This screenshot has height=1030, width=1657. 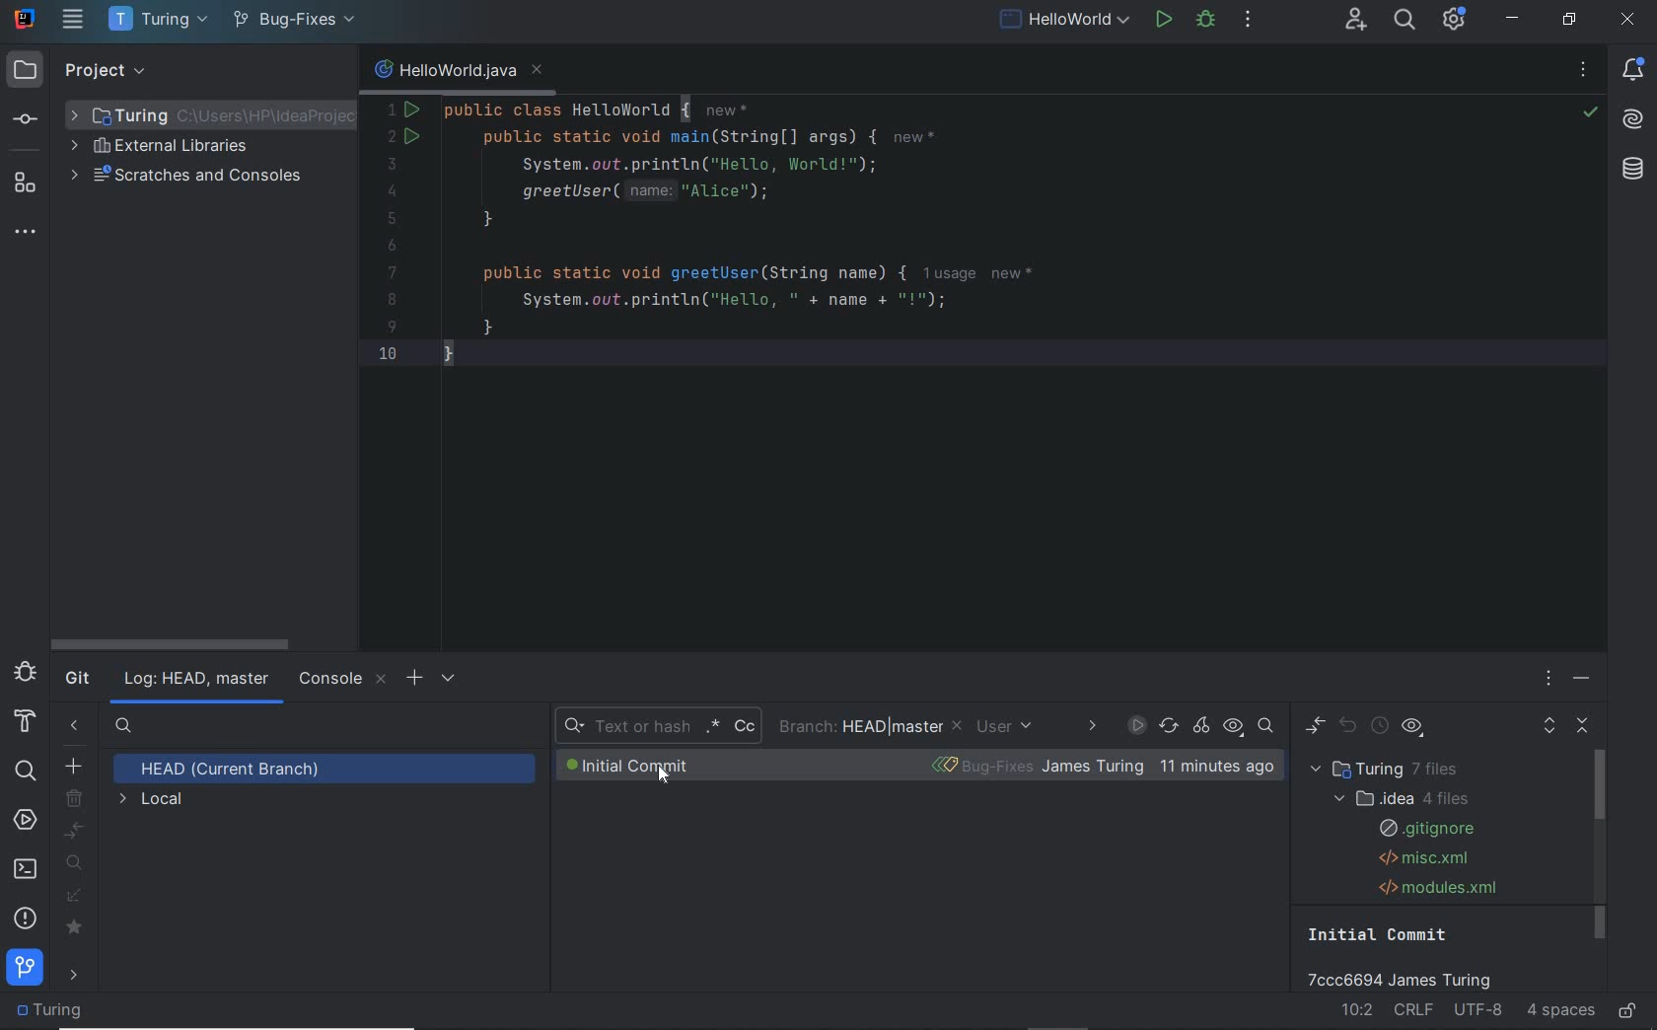 What do you see at coordinates (1202, 727) in the screenshot?
I see `cherry-pick` at bounding box center [1202, 727].